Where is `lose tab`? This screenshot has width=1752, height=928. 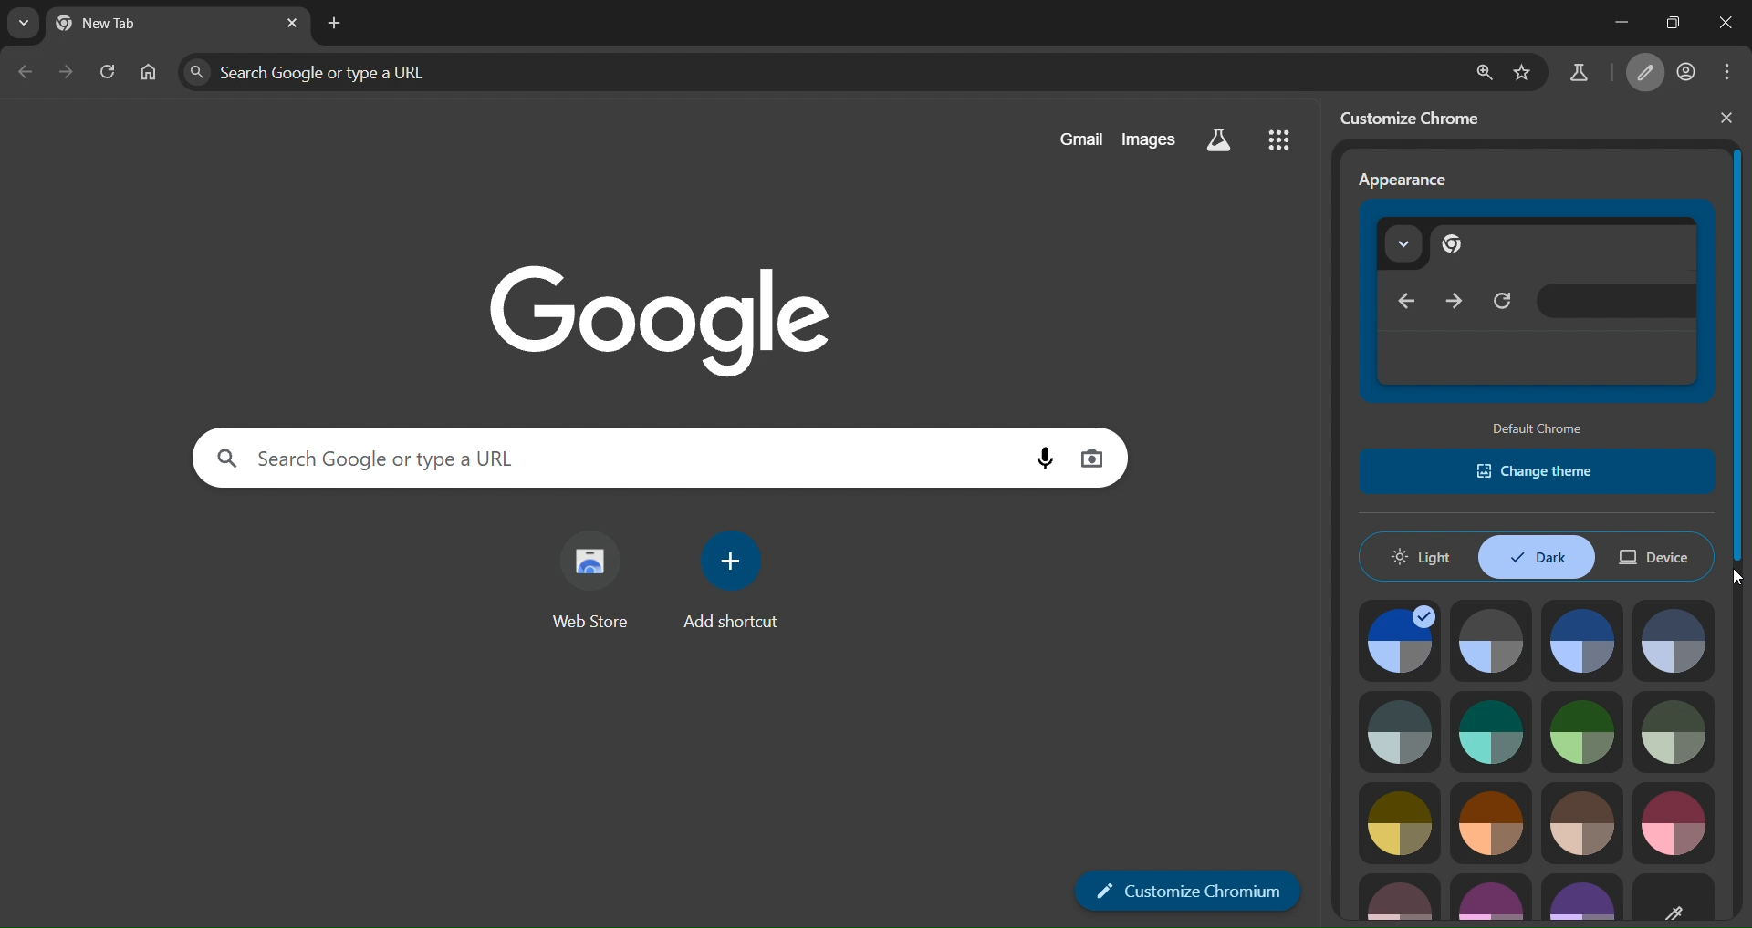 lose tab is located at coordinates (289, 24).